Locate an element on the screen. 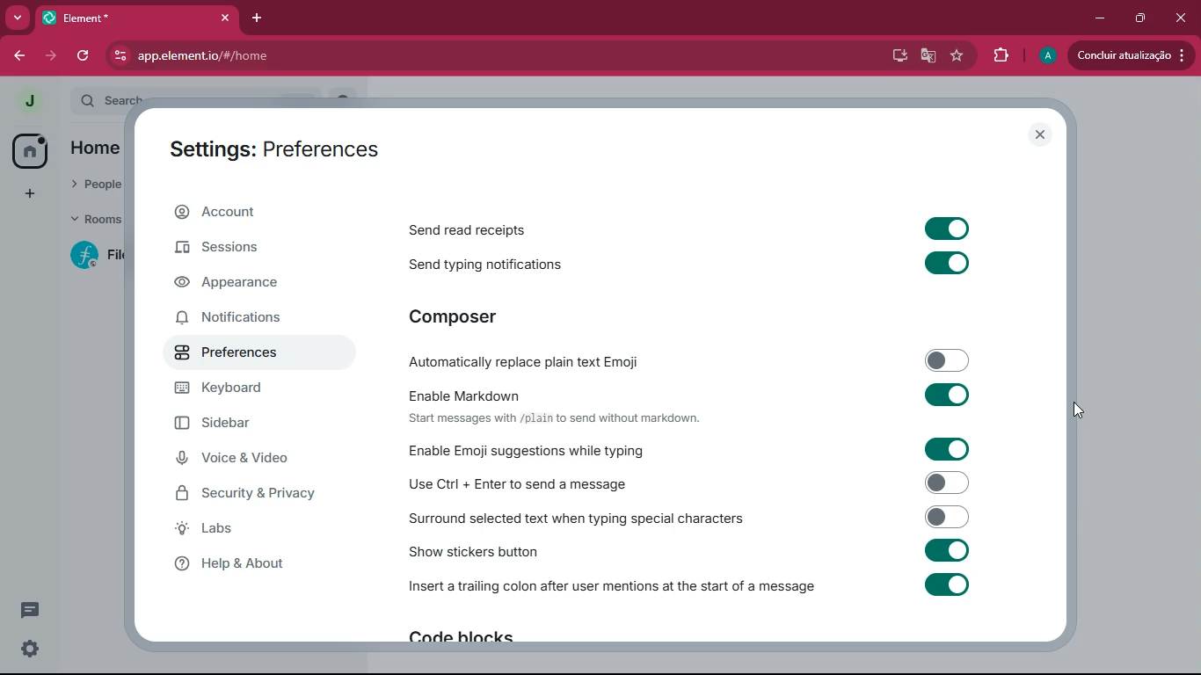  conduir atualizacao is located at coordinates (1130, 54).